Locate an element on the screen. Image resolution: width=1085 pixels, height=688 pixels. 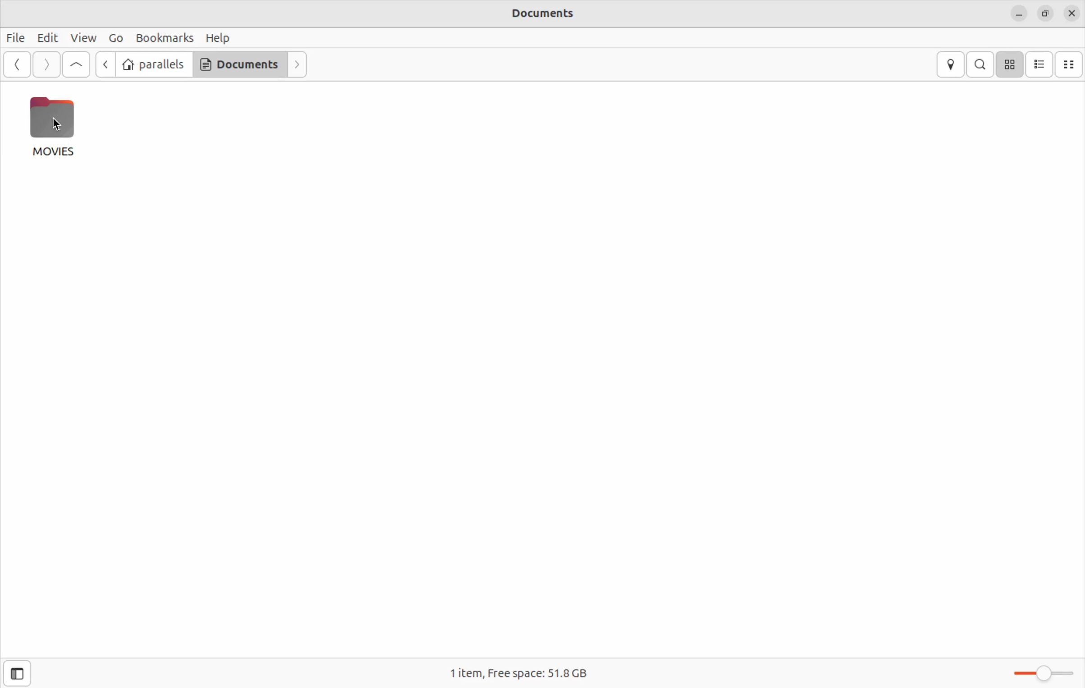
help is located at coordinates (223, 39).